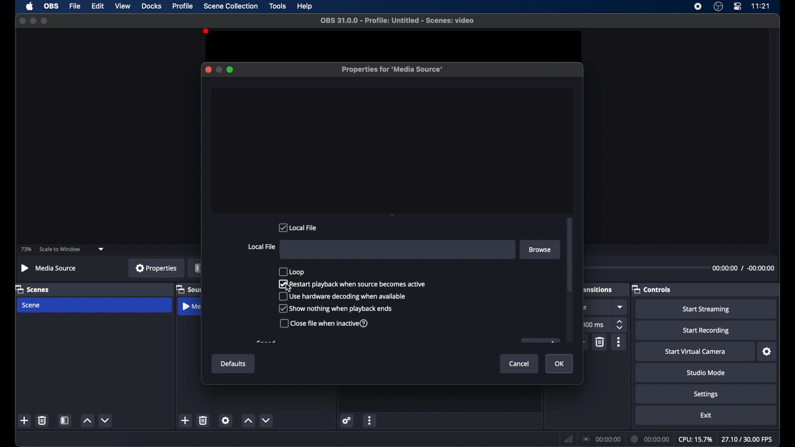  I want to click on delete, so click(600, 342).